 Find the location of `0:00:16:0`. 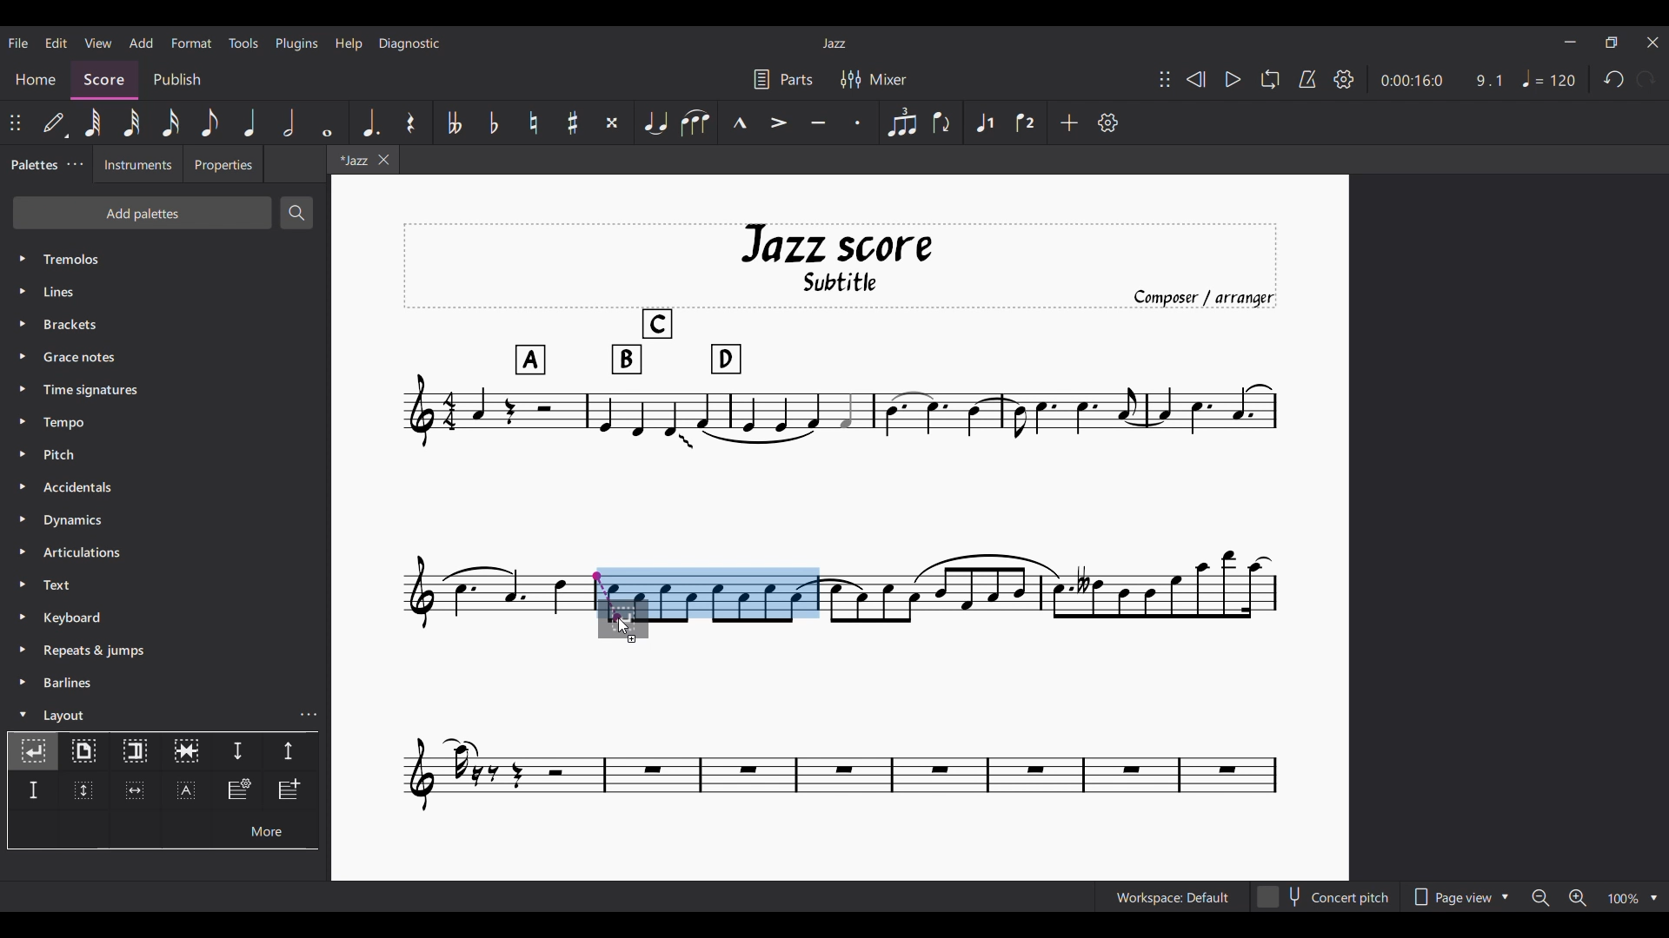

0:00:16:0 is located at coordinates (1411, 81).